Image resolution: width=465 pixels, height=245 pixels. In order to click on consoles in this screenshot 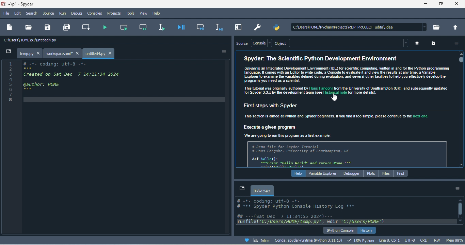, I will do `click(95, 14)`.